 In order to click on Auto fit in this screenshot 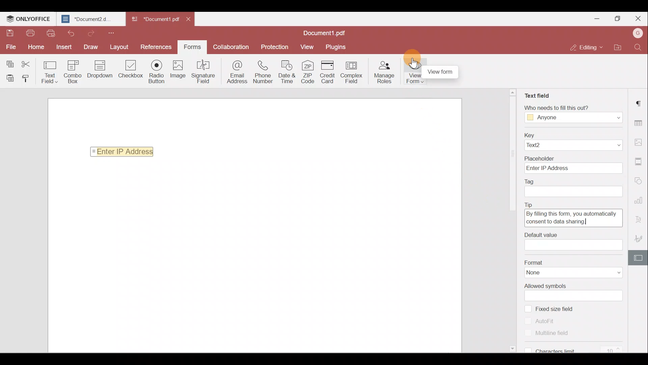, I will do `click(549, 321)`.